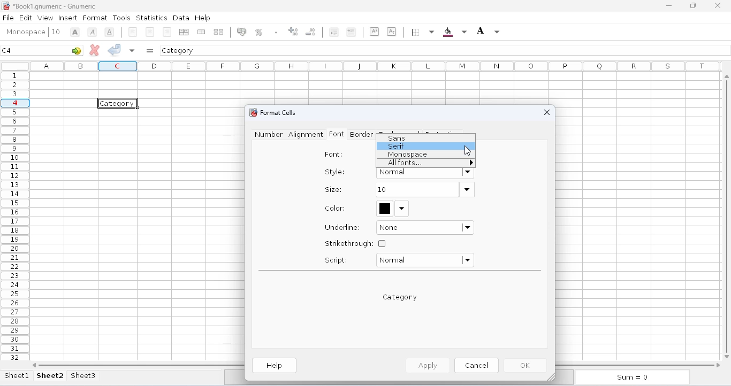 Image resolution: width=731 pixels, height=386 pixels. I want to click on category, so click(178, 50).